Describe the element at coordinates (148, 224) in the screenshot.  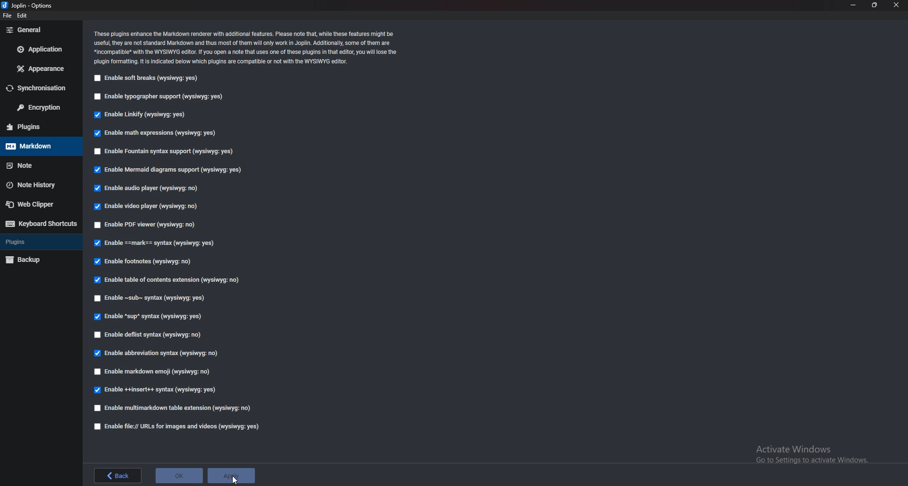
I see `enable pdf viewer` at that location.